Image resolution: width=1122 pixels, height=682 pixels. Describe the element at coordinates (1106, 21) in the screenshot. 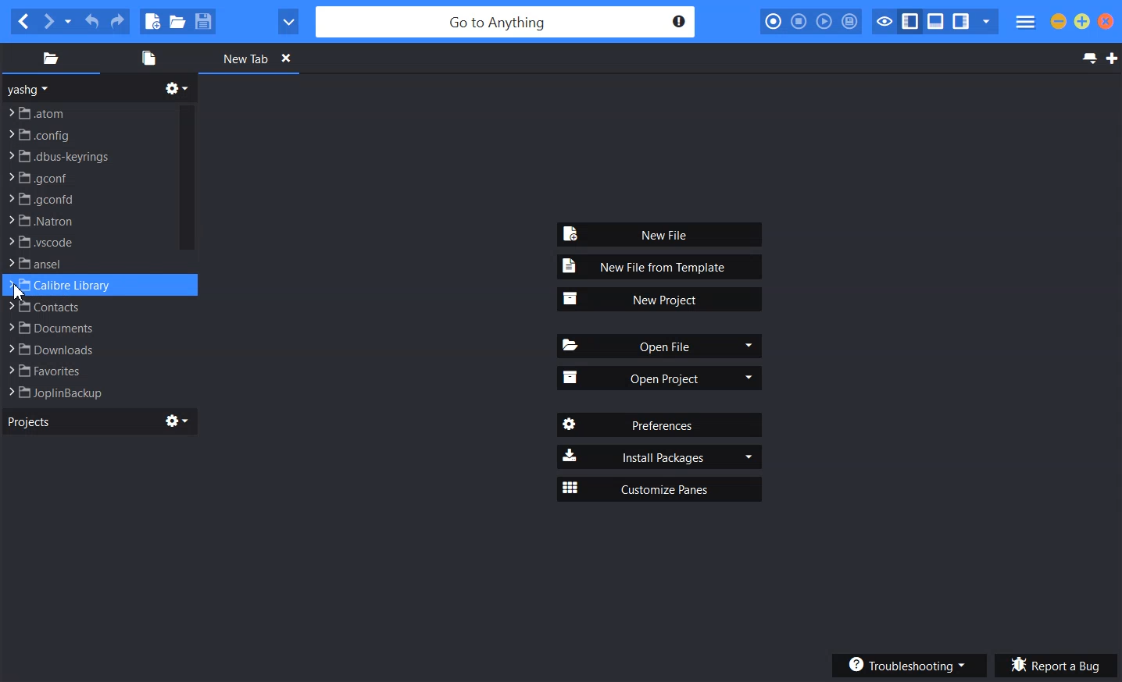

I see `Close` at that location.